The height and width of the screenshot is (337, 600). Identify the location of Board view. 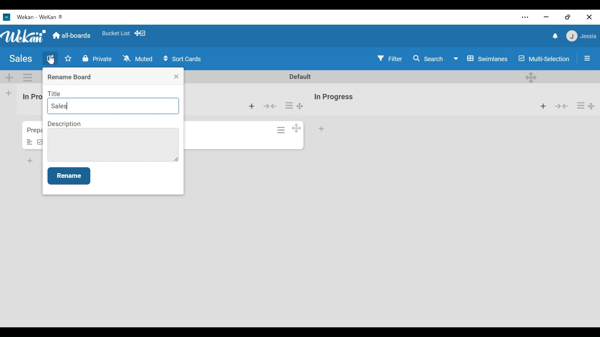
(482, 60).